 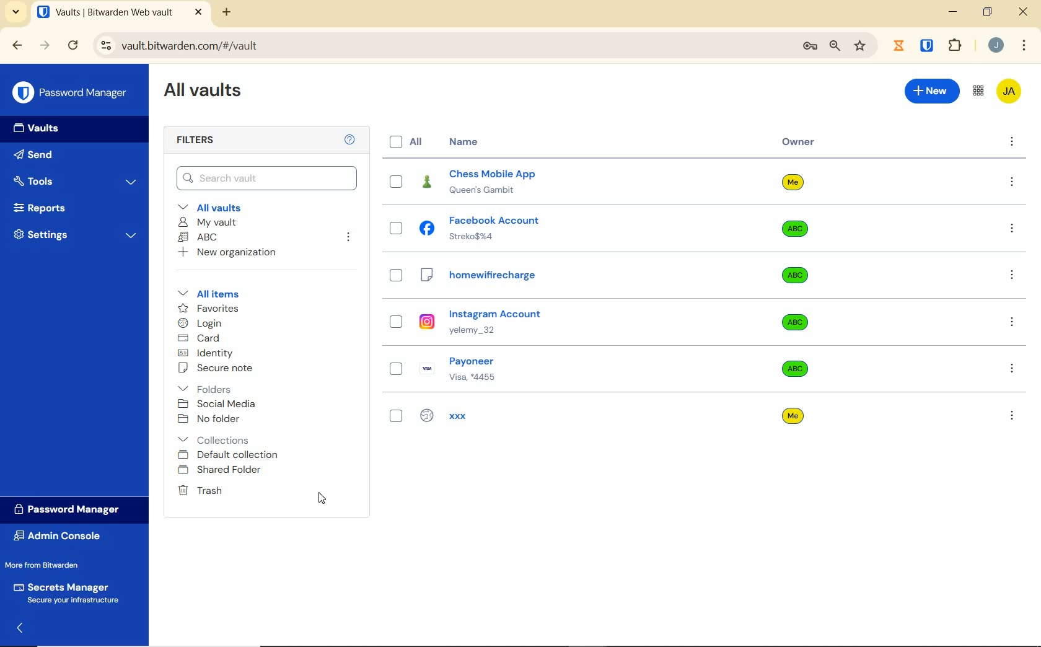 I want to click on jibble extension, so click(x=898, y=45).